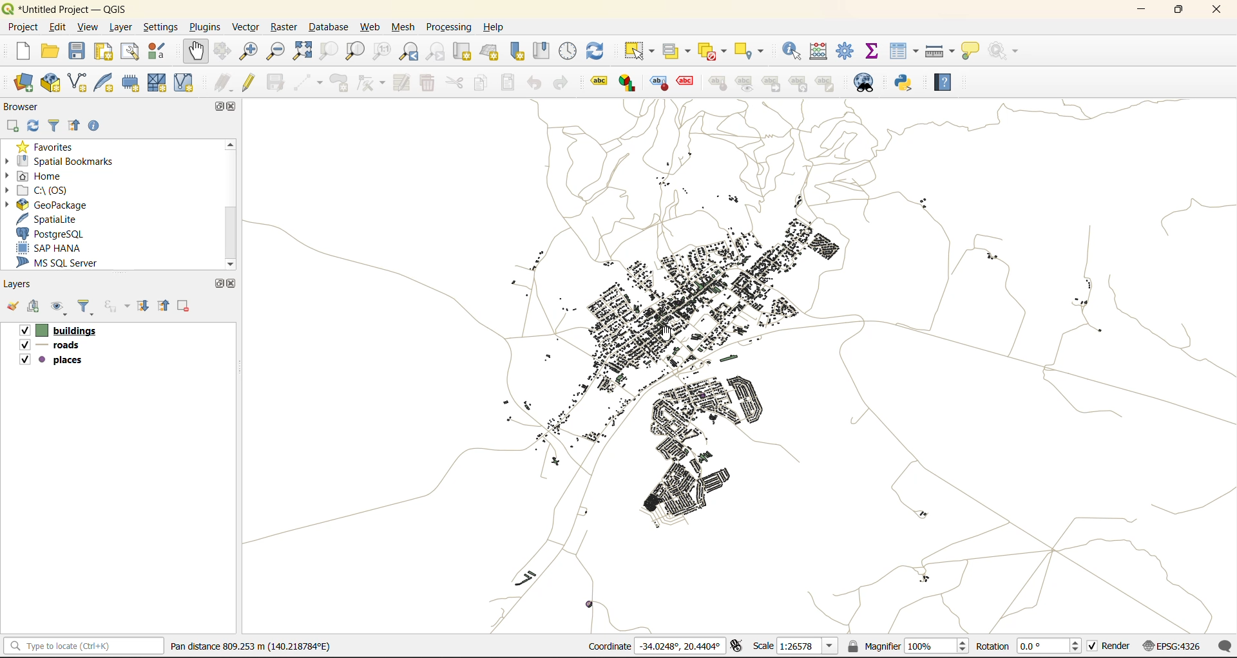 The width and height of the screenshot is (1237, 658). I want to click on vector, so click(244, 26).